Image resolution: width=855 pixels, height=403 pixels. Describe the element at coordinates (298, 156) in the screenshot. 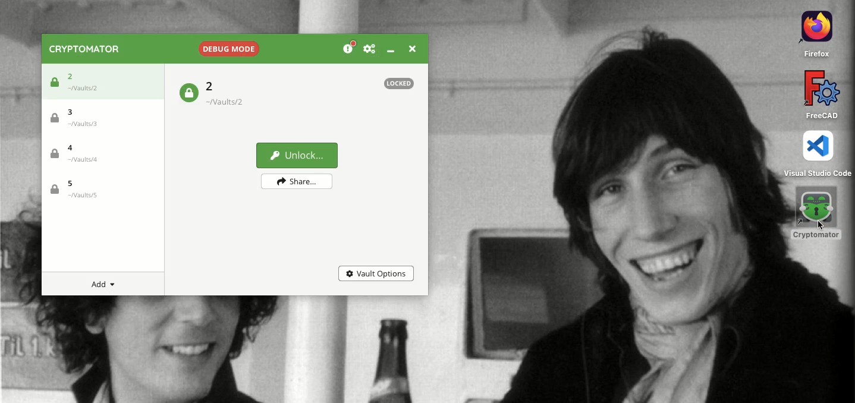

I see `Unlock` at that location.